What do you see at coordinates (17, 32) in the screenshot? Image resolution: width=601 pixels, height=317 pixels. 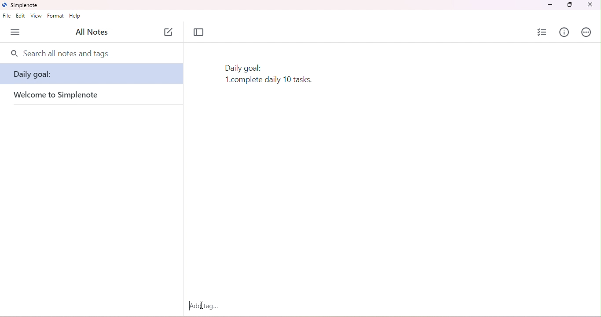 I see `menu` at bounding box center [17, 32].